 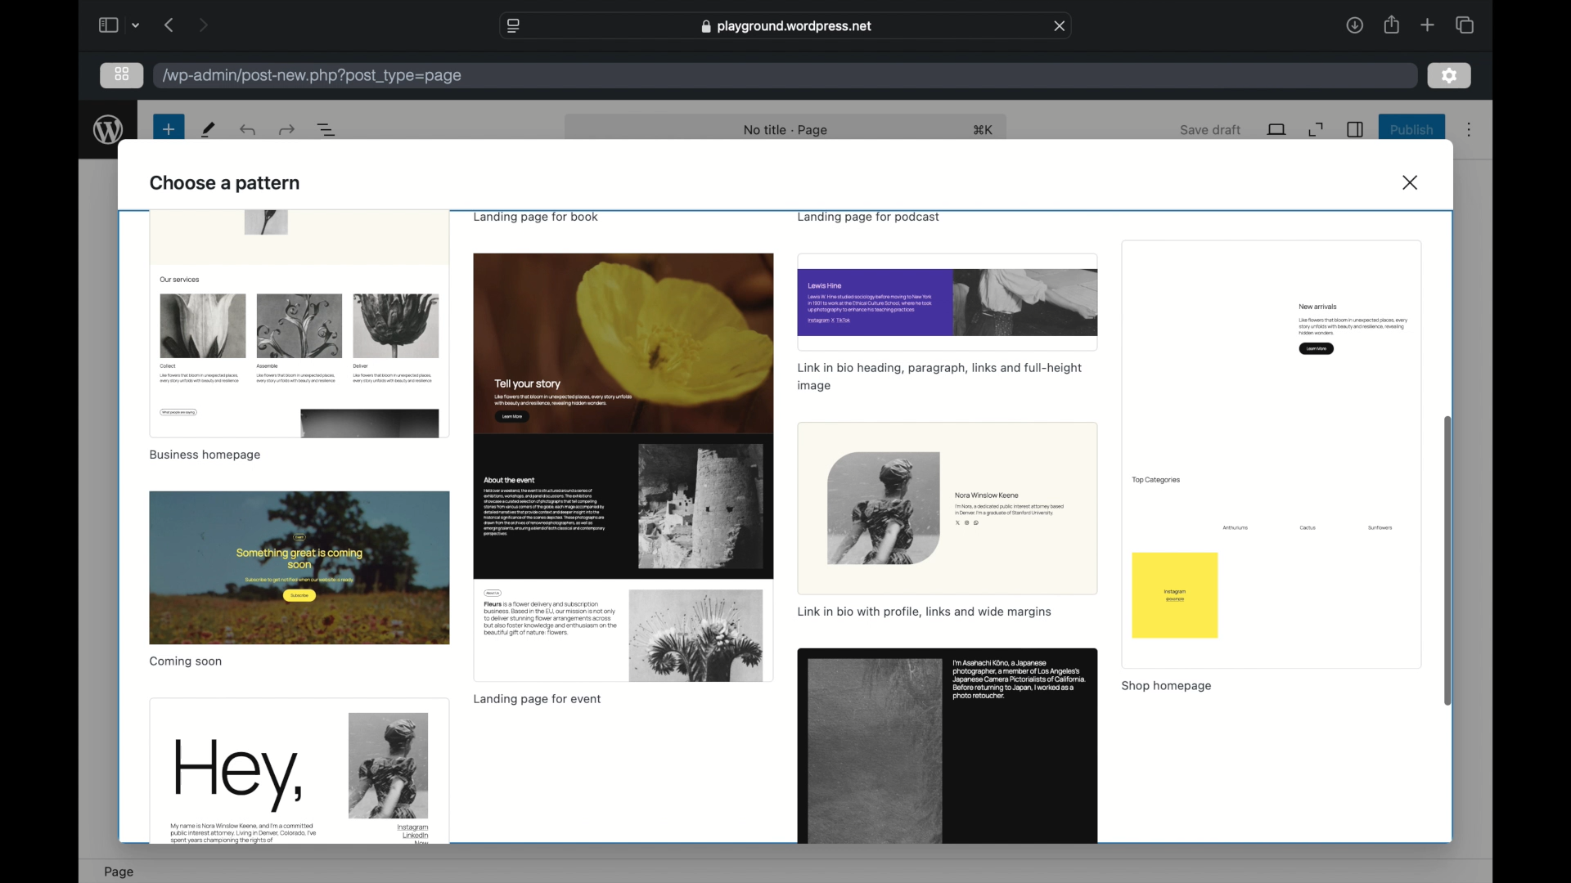 What do you see at coordinates (286, 129) in the screenshot?
I see `undo` at bounding box center [286, 129].